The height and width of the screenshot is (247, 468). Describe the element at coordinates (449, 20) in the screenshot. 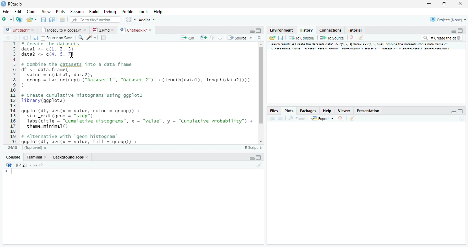

I see `Project (None)` at that location.